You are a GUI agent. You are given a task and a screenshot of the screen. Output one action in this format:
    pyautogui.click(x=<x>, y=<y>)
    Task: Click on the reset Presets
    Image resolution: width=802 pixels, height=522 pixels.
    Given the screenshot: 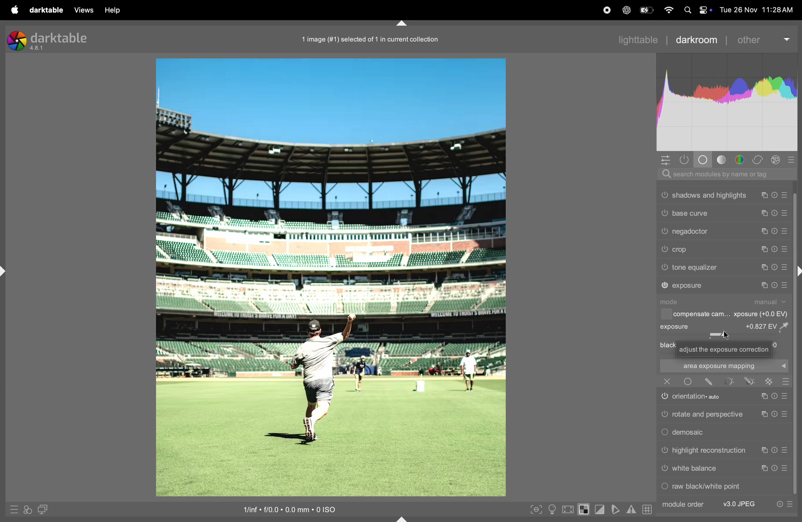 What is the action you would take?
    pyautogui.click(x=779, y=504)
    